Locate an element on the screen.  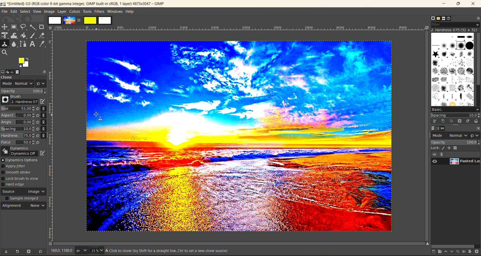
delete this brush is located at coordinates (460, 121).